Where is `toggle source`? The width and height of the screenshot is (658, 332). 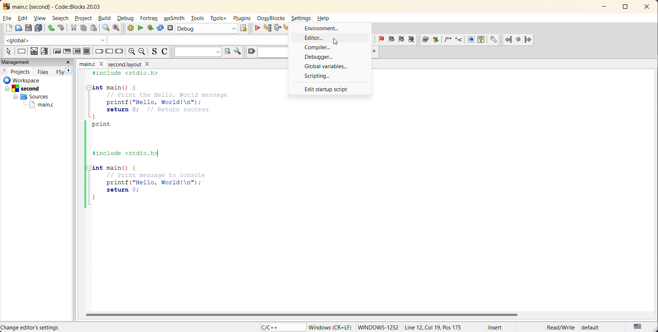 toggle source is located at coordinates (154, 52).